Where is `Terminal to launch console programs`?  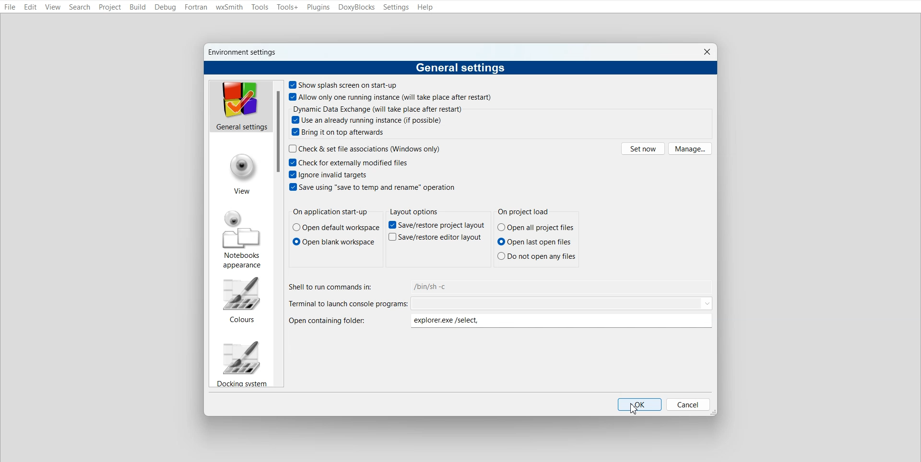
Terminal to launch console programs is located at coordinates (501, 303).